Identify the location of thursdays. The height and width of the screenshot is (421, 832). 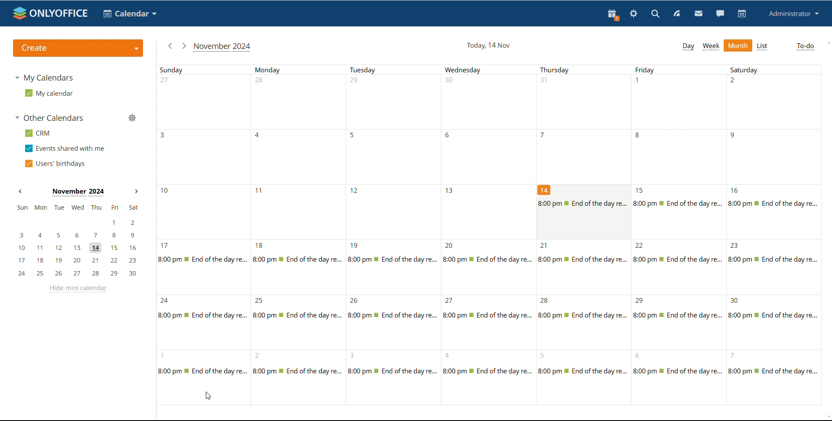
(584, 204).